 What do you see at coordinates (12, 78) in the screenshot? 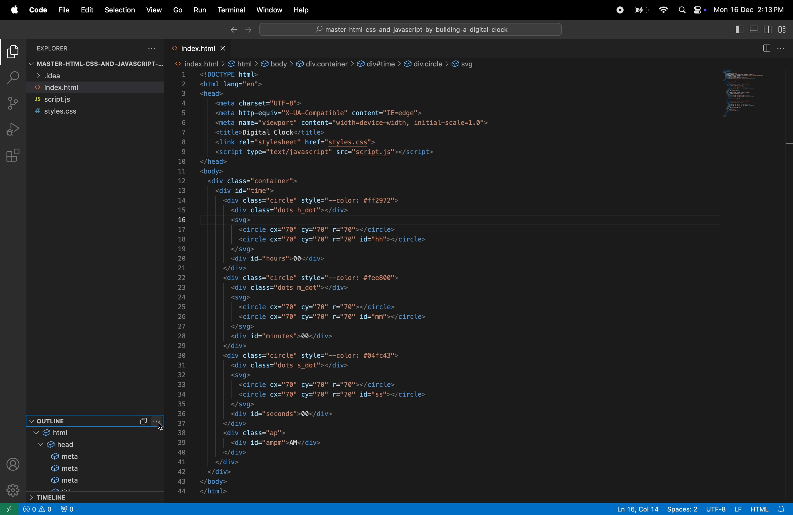
I see `search` at bounding box center [12, 78].